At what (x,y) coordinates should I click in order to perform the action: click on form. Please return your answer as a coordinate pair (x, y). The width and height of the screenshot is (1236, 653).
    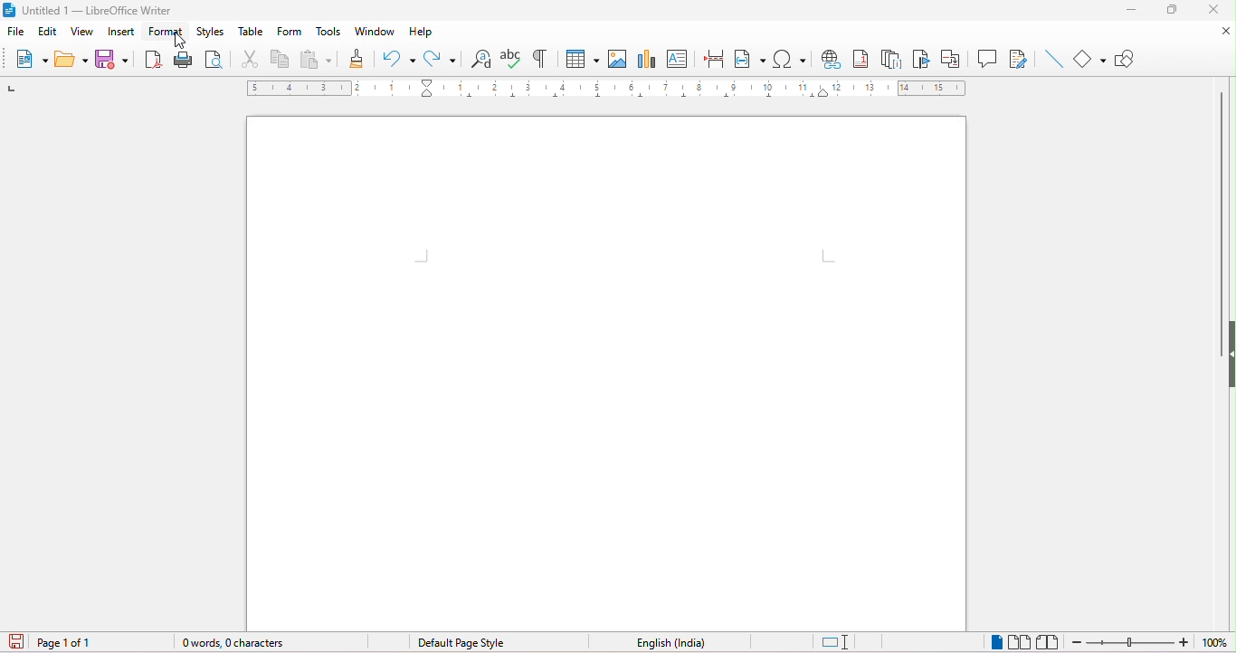
    Looking at the image, I should click on (288, 33).